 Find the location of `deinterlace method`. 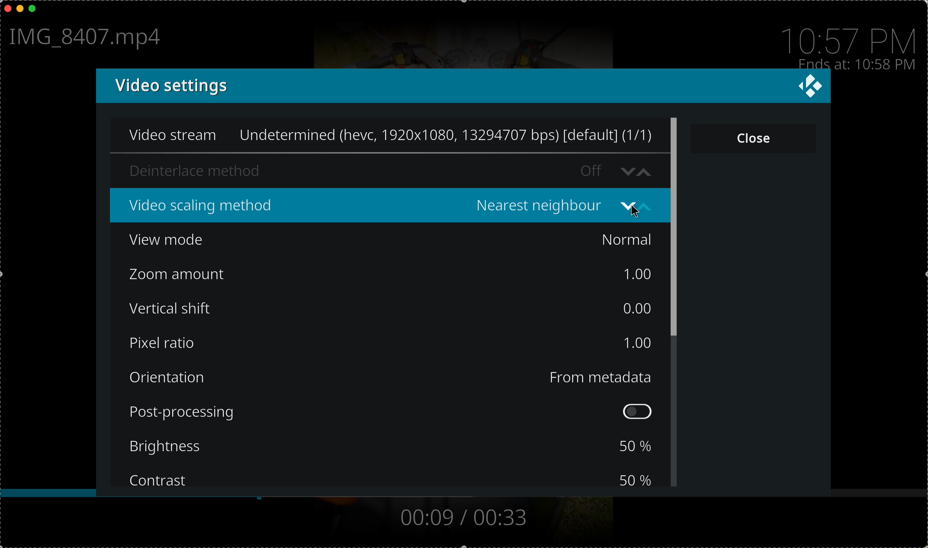

deinterlace method is located at coordinates (360, 169).